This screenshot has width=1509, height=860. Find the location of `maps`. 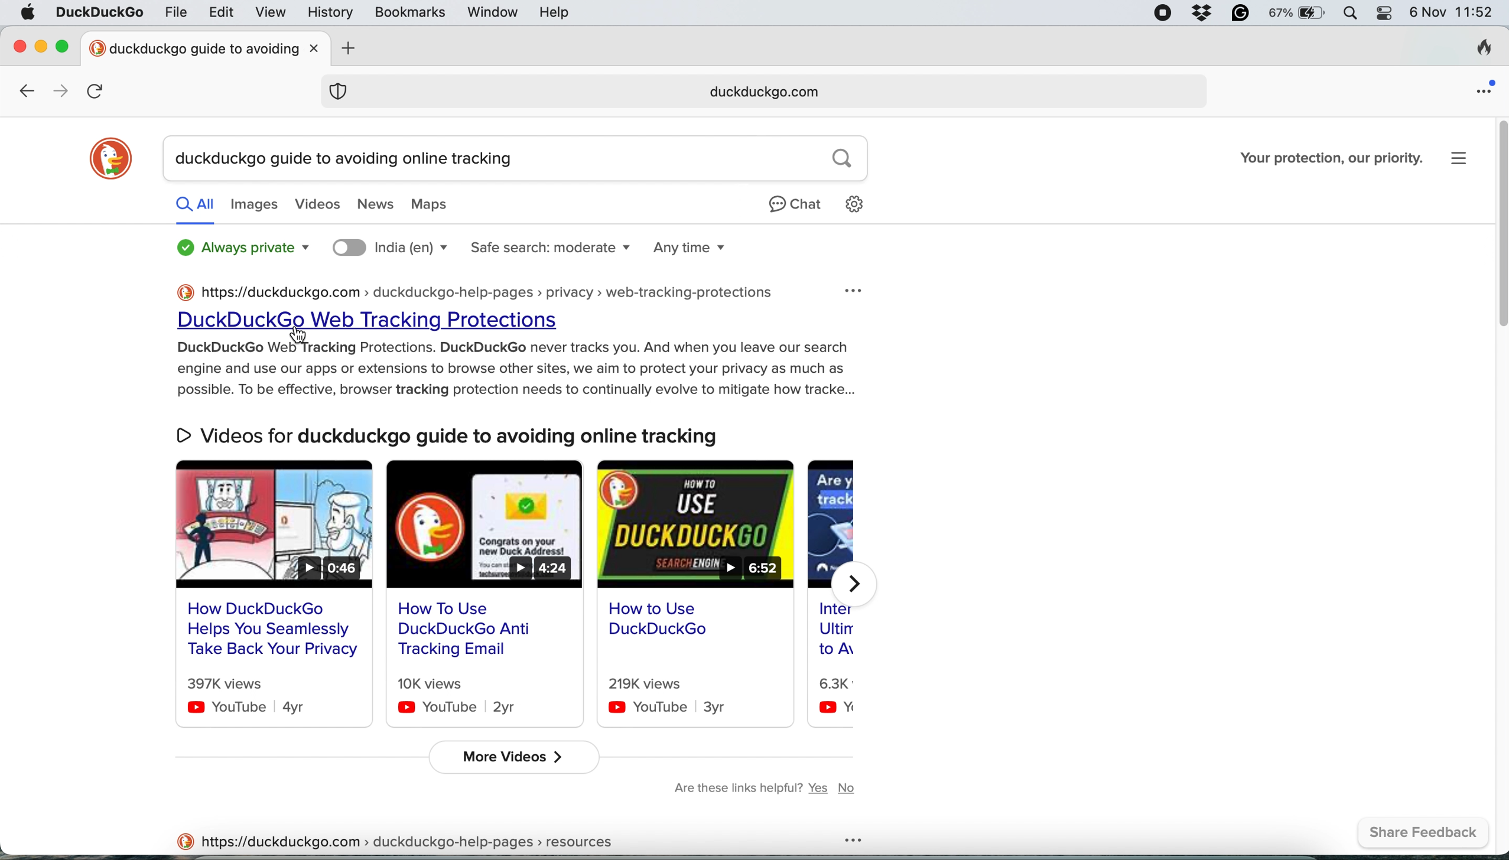

maps is located at coordinates (428, 207).